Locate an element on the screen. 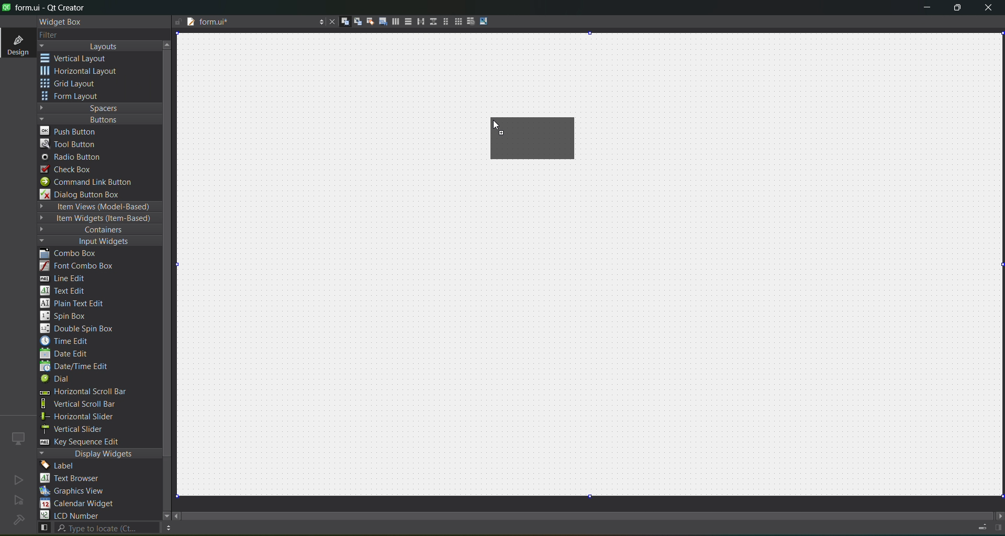 The width and height of the screenshot is (1005, 536). text is located at coordinates (76, 479).